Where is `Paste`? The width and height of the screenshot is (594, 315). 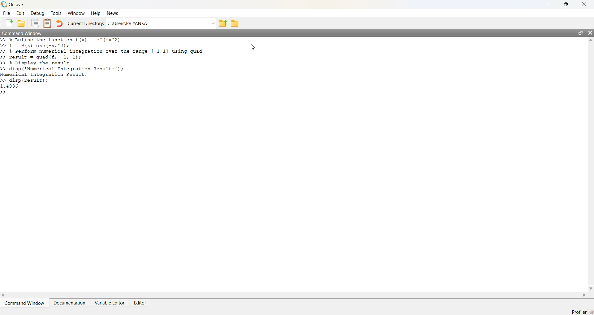 Paste is located at coordinates (48, 24).